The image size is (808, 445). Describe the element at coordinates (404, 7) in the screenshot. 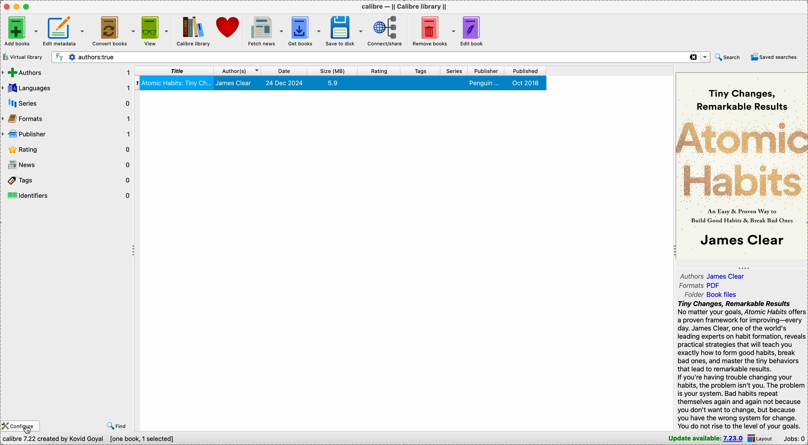

I see `Calibre - || calibre library ||` at that location.